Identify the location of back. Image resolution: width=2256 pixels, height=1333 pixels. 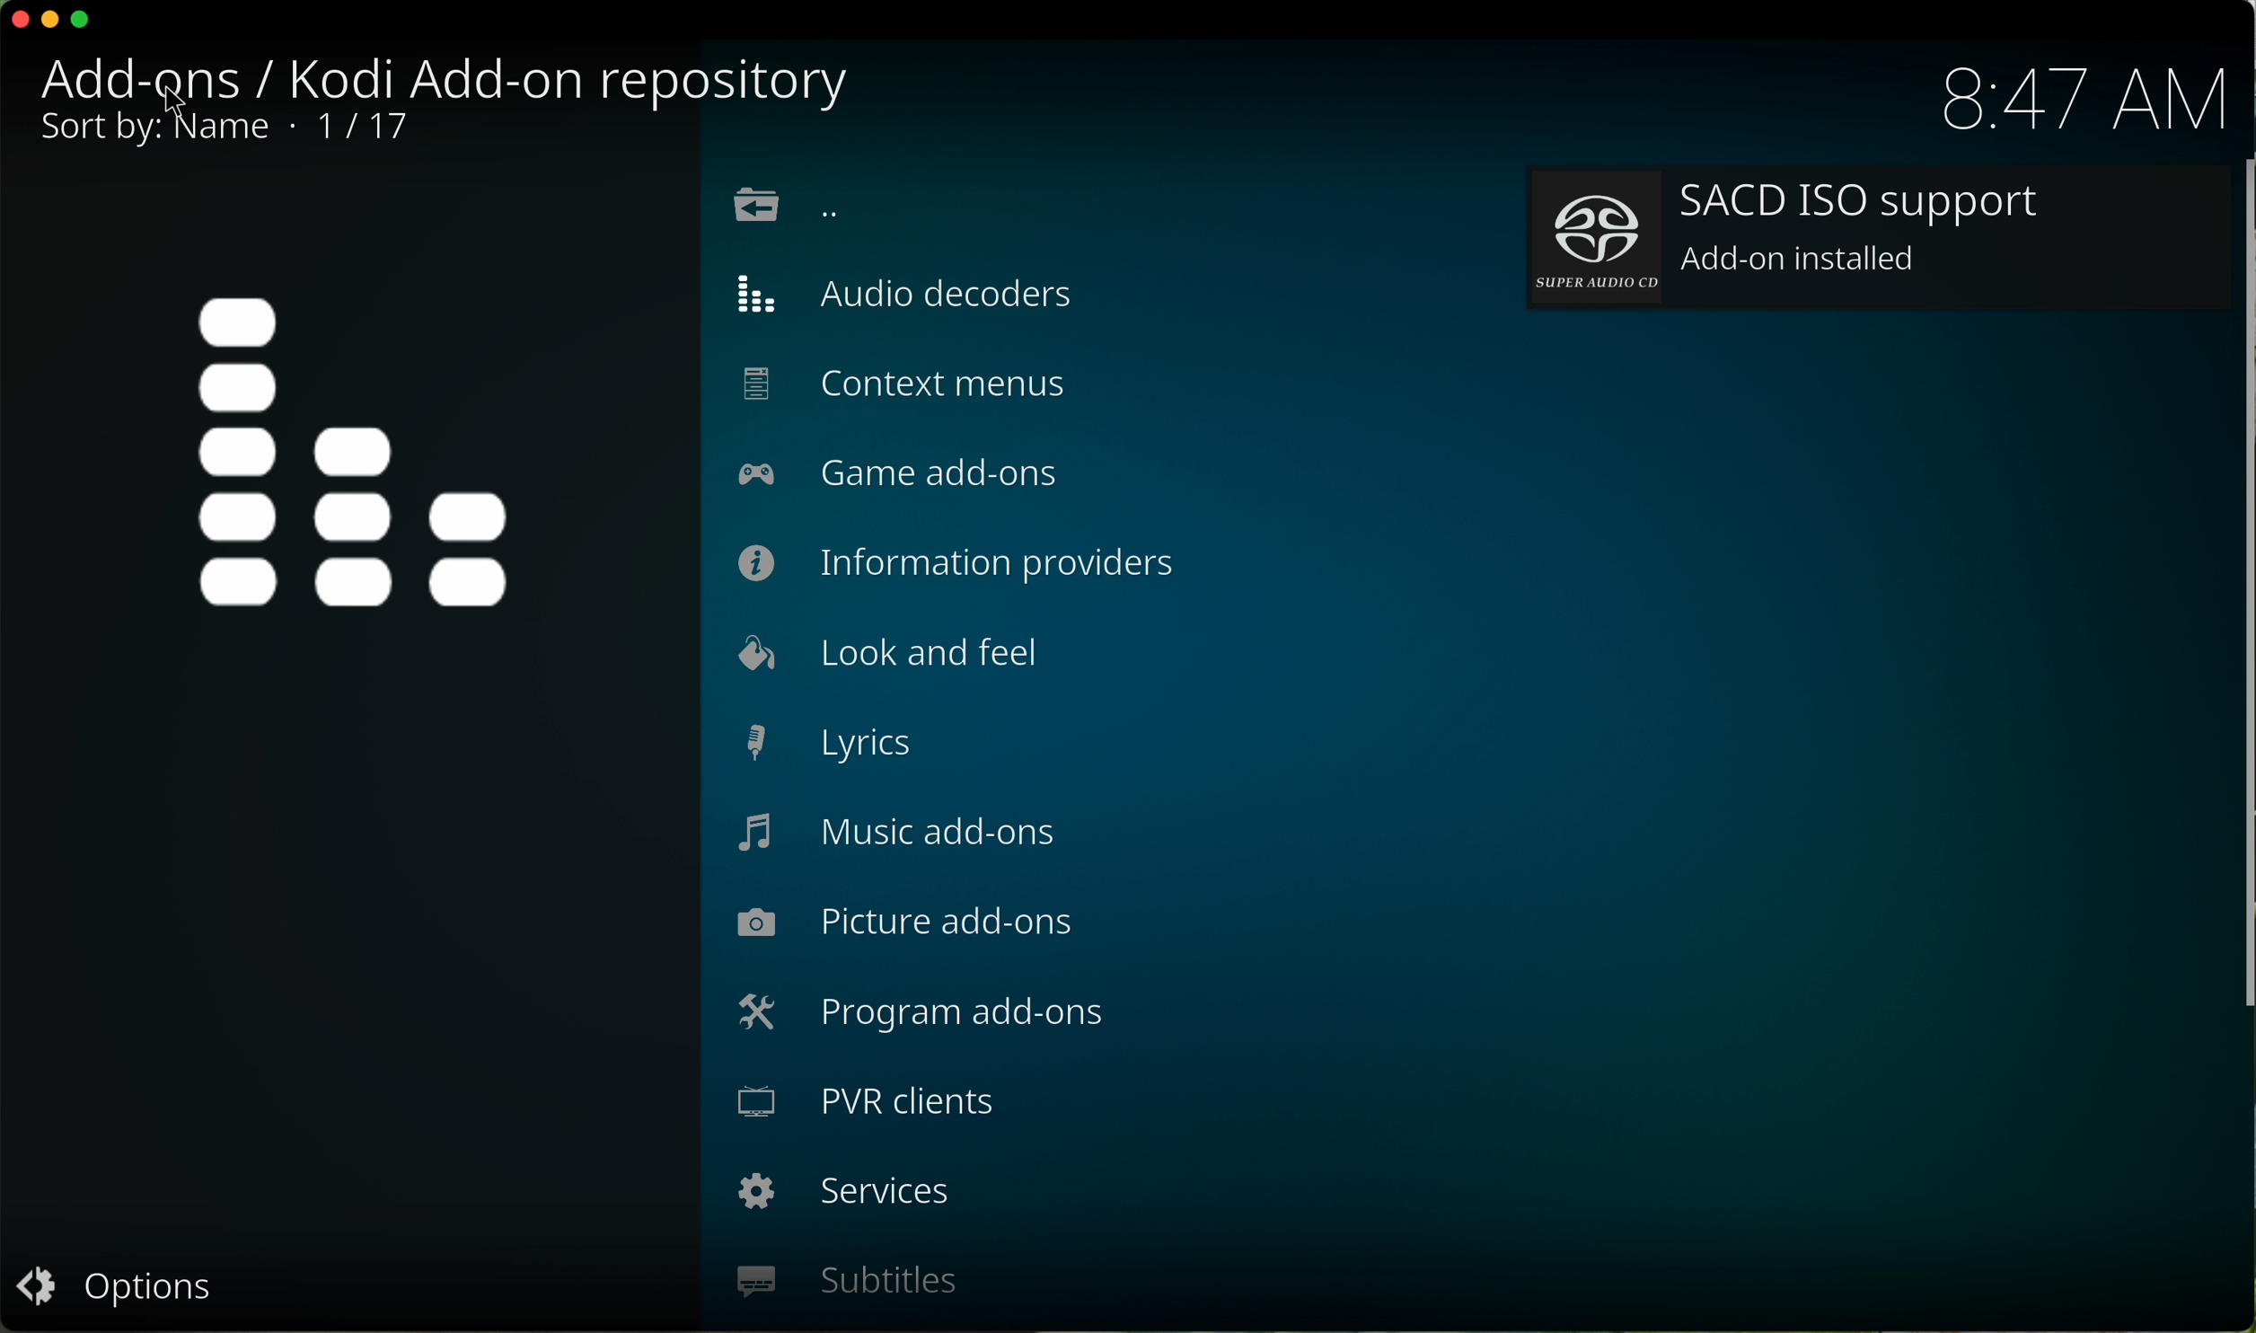
(787, 207).